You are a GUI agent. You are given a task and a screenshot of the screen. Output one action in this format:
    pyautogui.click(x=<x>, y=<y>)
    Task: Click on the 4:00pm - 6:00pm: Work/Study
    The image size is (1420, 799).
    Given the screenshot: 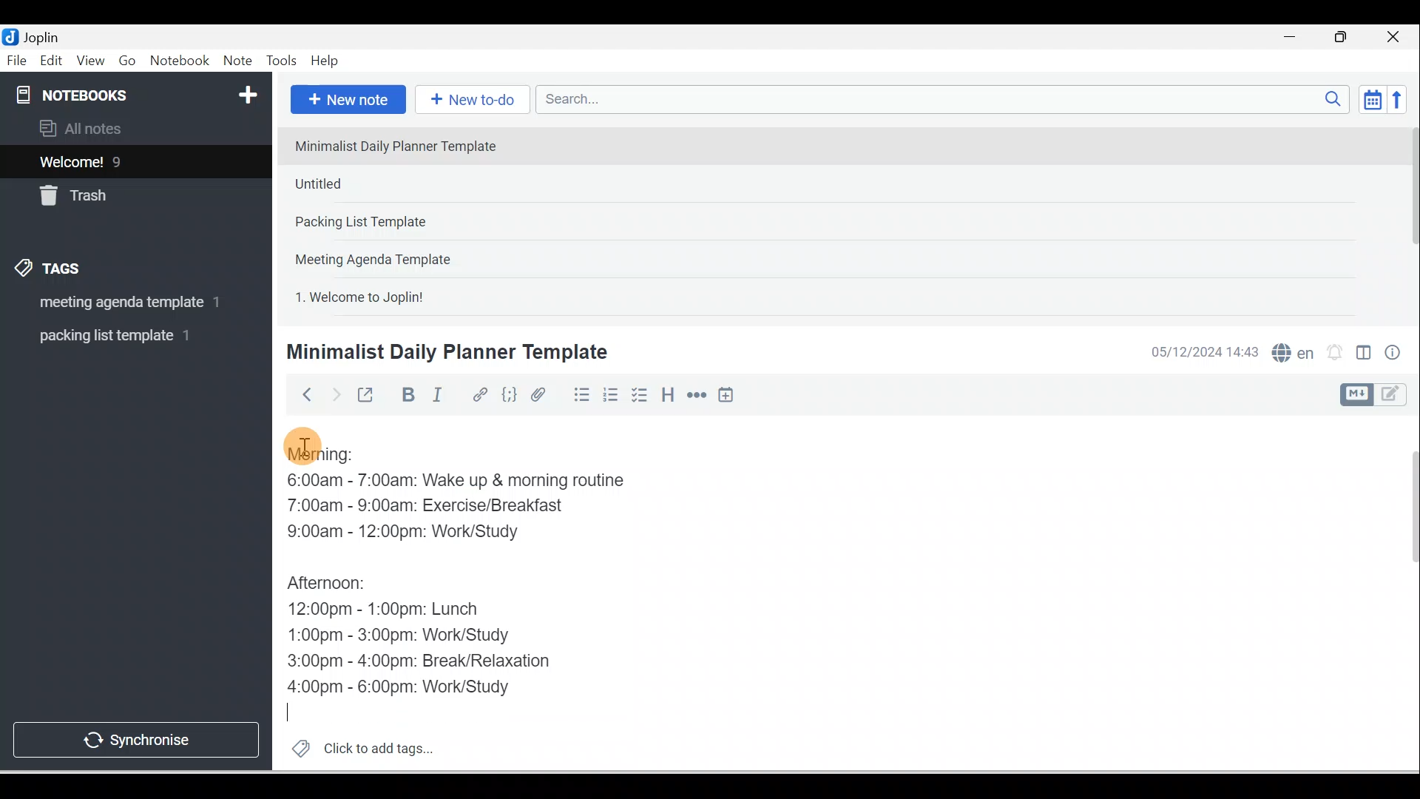 What is the action you would take?
    pyautogui.click(x=402, y=688)
    